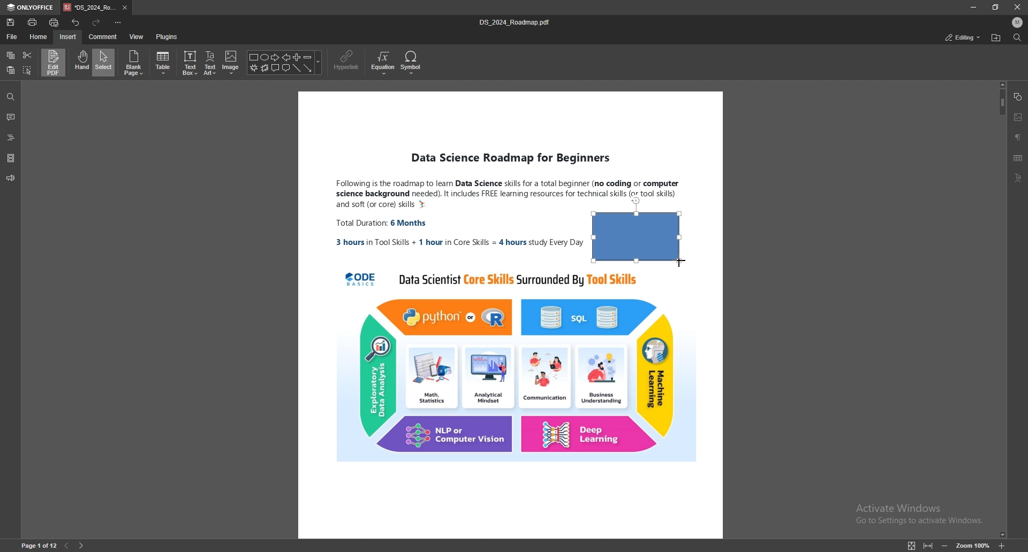 Image resolution: width=1028 pixels, height=552 pixels. I want to click on blank page, so click(135, 63).